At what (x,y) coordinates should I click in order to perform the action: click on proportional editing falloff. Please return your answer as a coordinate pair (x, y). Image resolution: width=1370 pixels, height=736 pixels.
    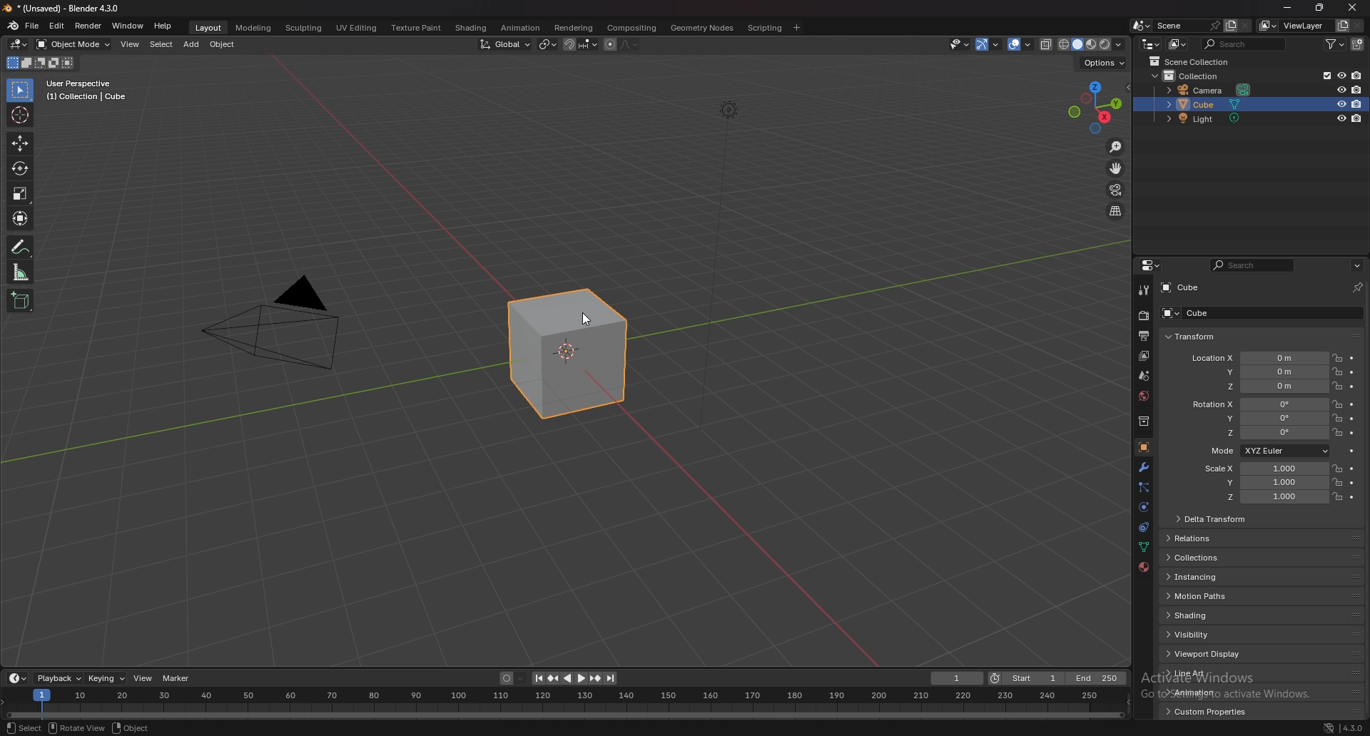
    Looking at the image, I should click on (630, 44).